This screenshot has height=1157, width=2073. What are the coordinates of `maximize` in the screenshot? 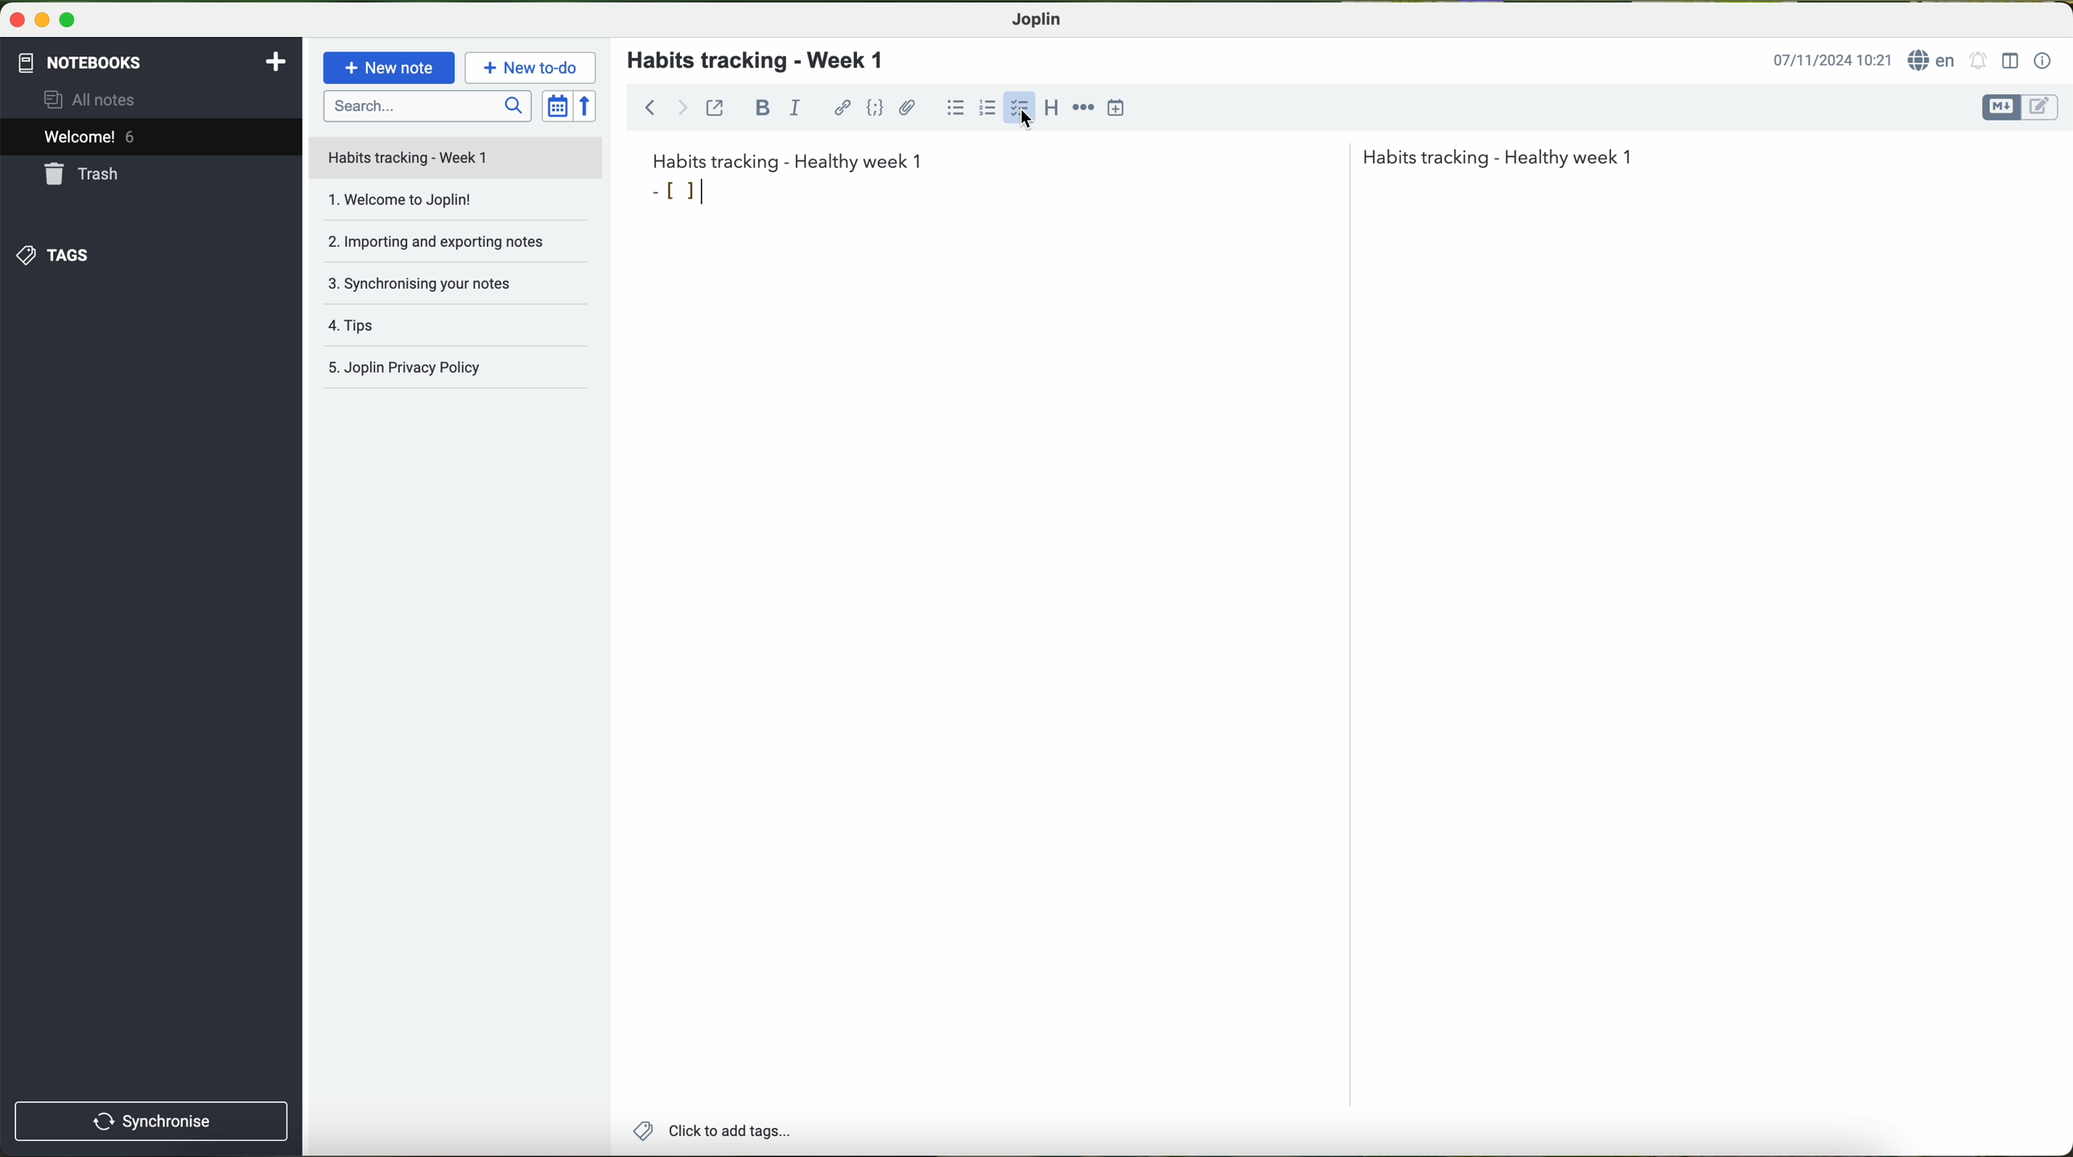 It's located at (68, 19).